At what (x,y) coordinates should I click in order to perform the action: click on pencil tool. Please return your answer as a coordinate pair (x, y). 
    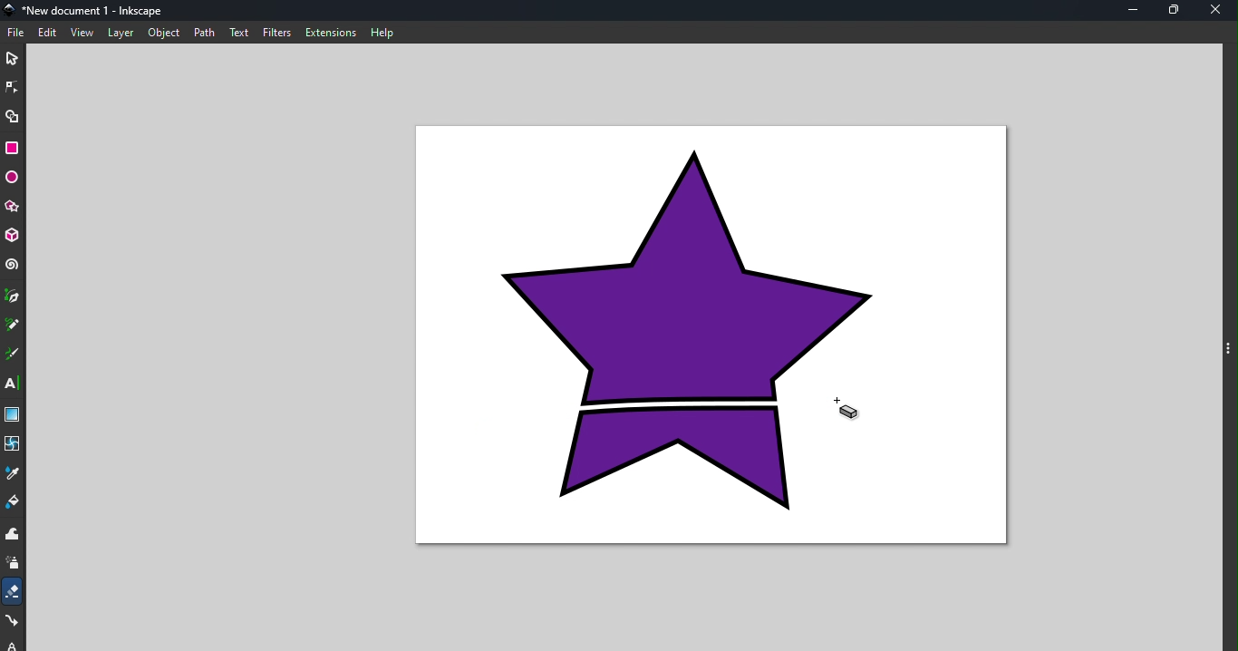
    Looking at the image, I should click on (13, 325).